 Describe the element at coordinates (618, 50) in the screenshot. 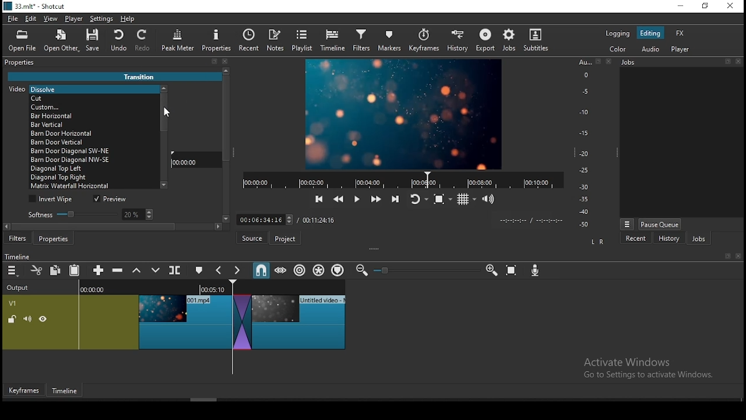

I see `color` at that location.